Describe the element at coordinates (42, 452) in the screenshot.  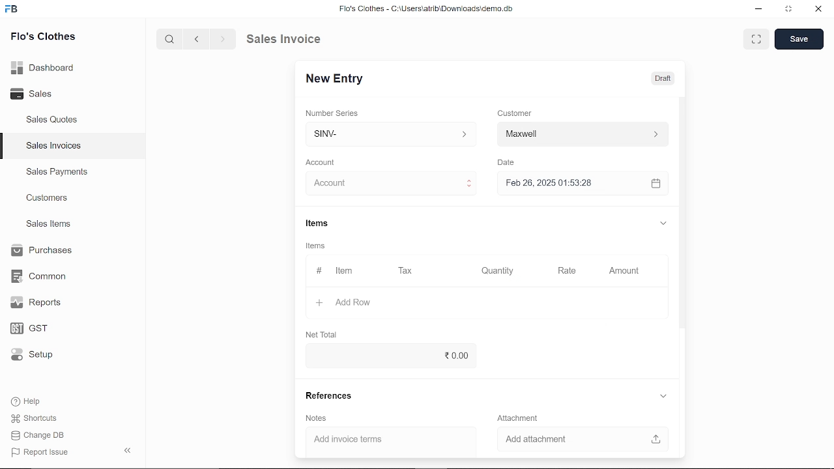
I see `| Report Issue:` at that location.